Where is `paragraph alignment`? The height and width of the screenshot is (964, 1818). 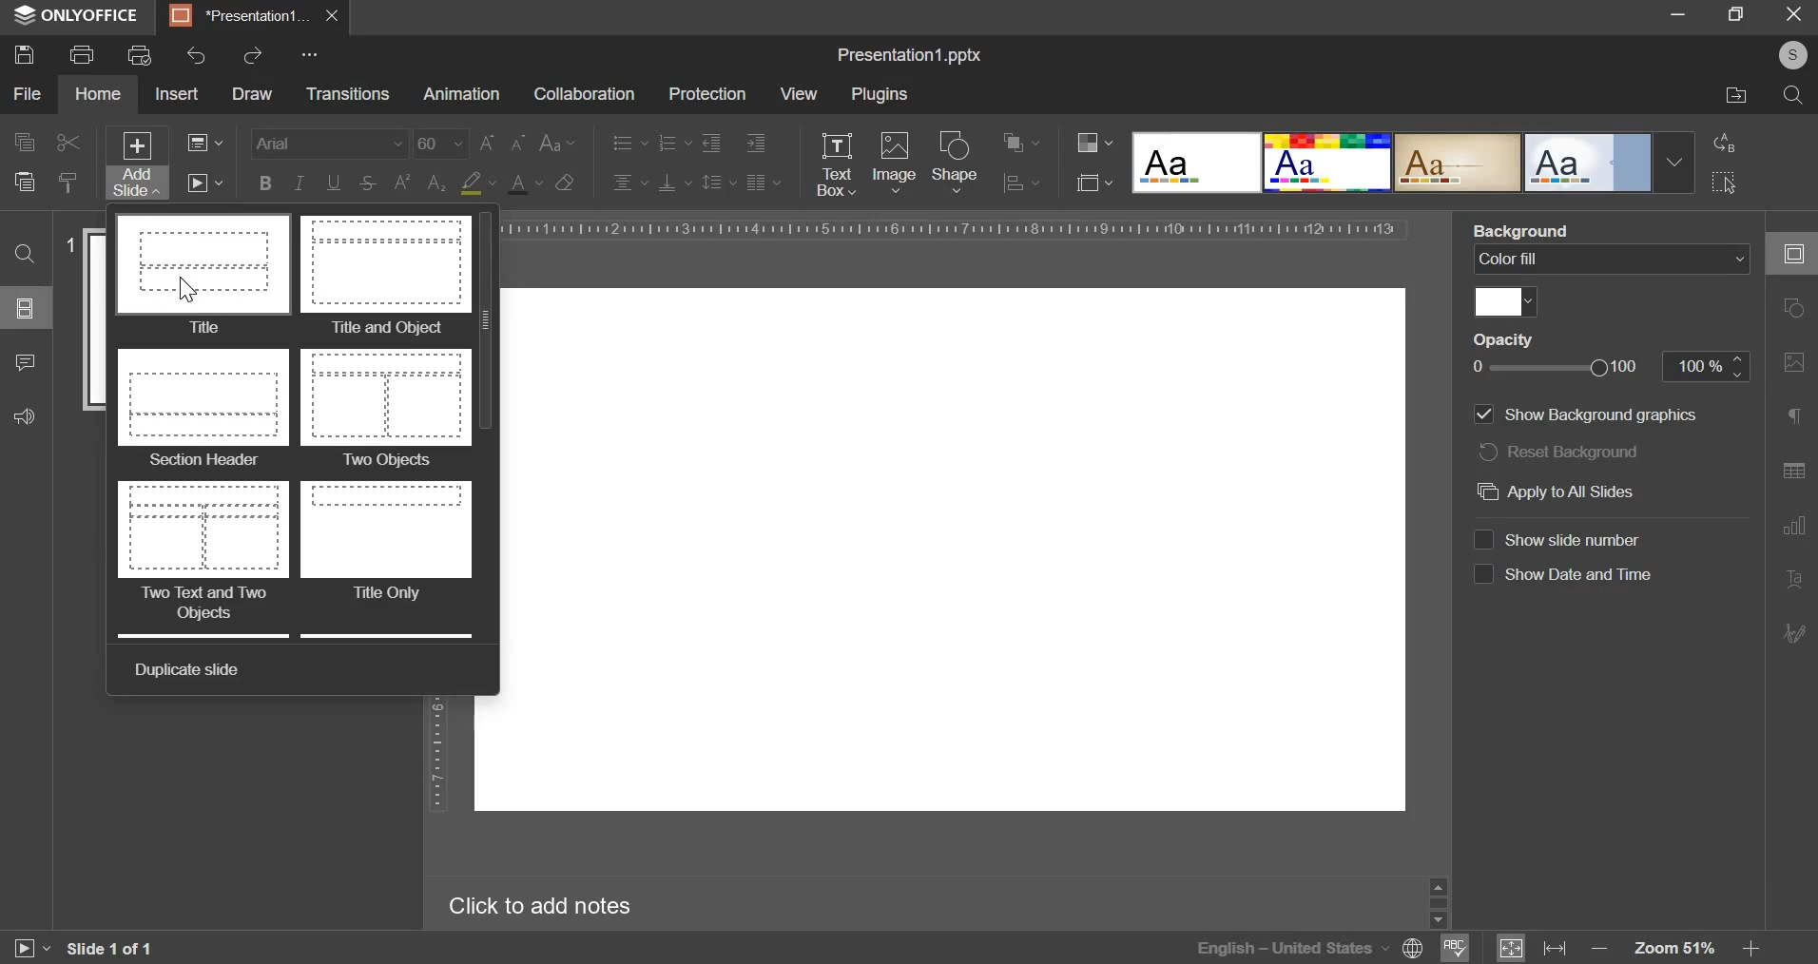 paragraph alignment is located at coordinates (763, 182).